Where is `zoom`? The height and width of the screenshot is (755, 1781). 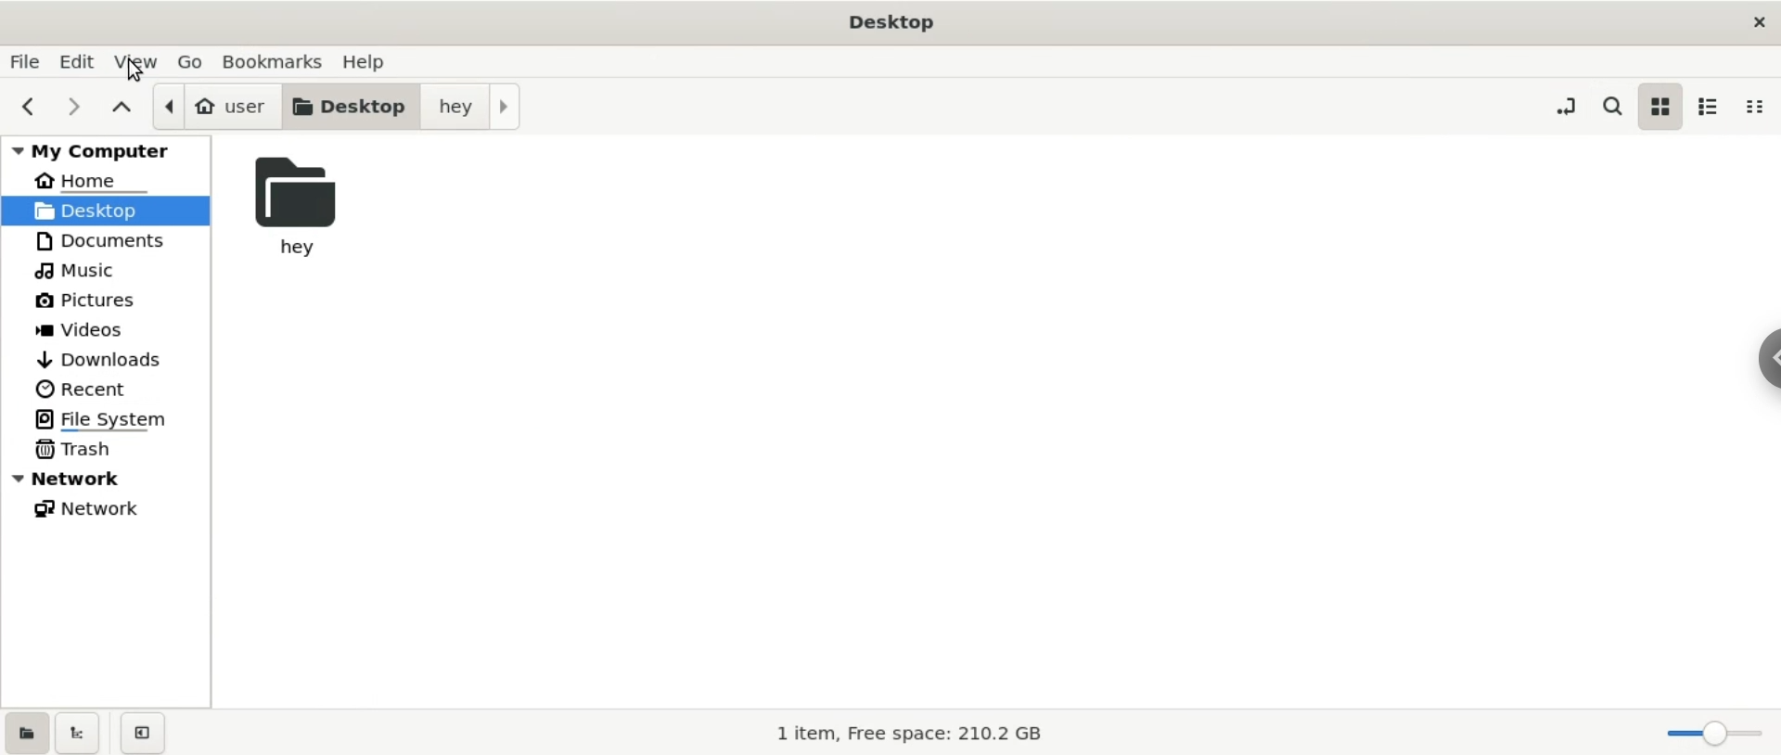
zoom is located at coordinates (1717, 735).